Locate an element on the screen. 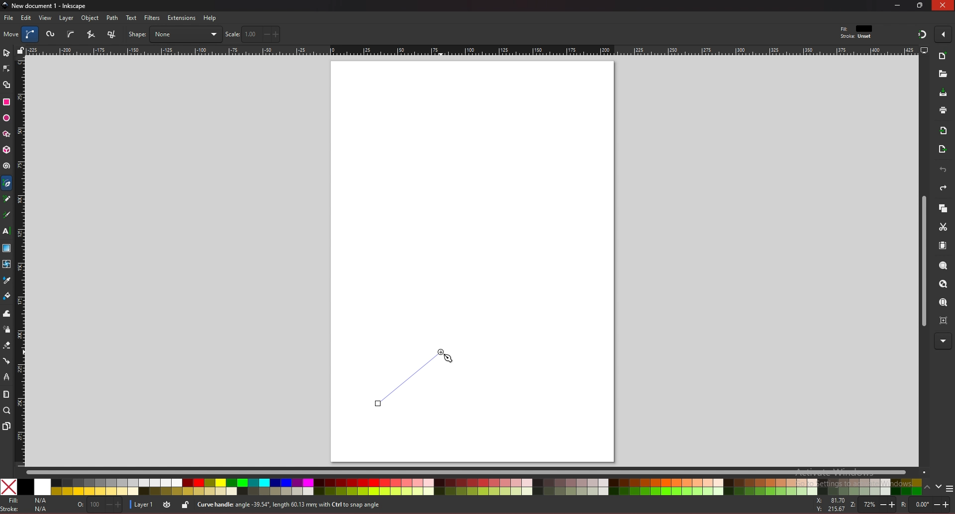  stars and polygons is located at coordinates (7, 134).